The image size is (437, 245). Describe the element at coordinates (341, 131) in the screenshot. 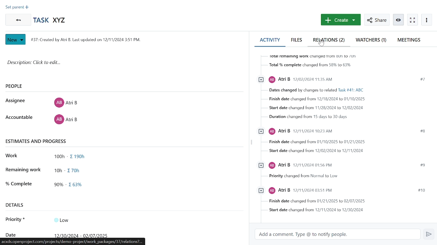

I see `user info: 12/11/2024 10:23 AM   #8` at that location.